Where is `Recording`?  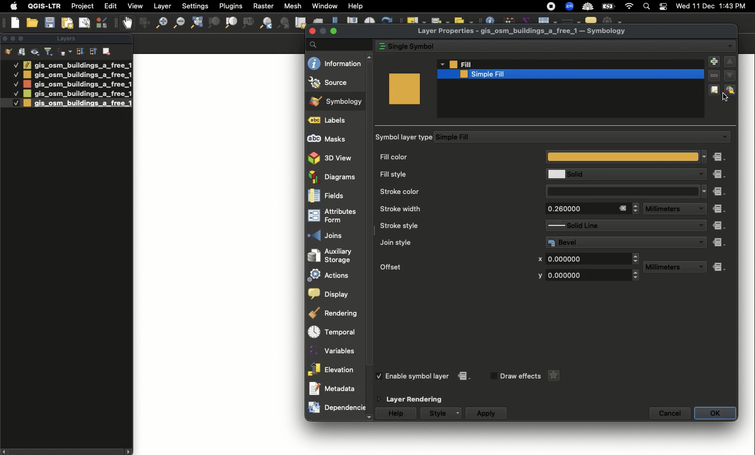 Recording is located at coordinates (551, 7).